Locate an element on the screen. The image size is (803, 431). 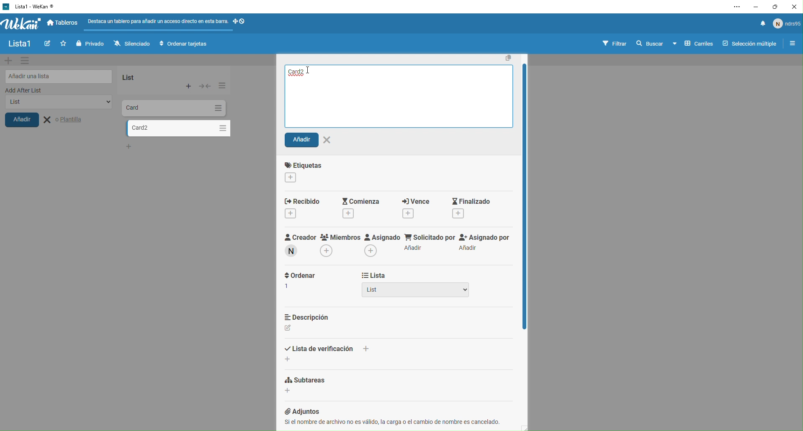
List is located at coordinates (422, 291).